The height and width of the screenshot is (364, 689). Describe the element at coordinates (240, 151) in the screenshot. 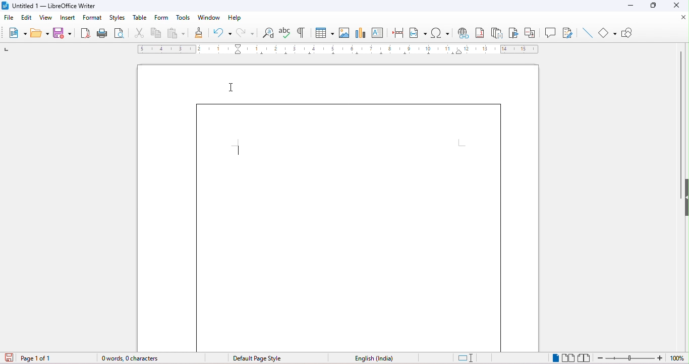

I see `typing cursor` at that location.